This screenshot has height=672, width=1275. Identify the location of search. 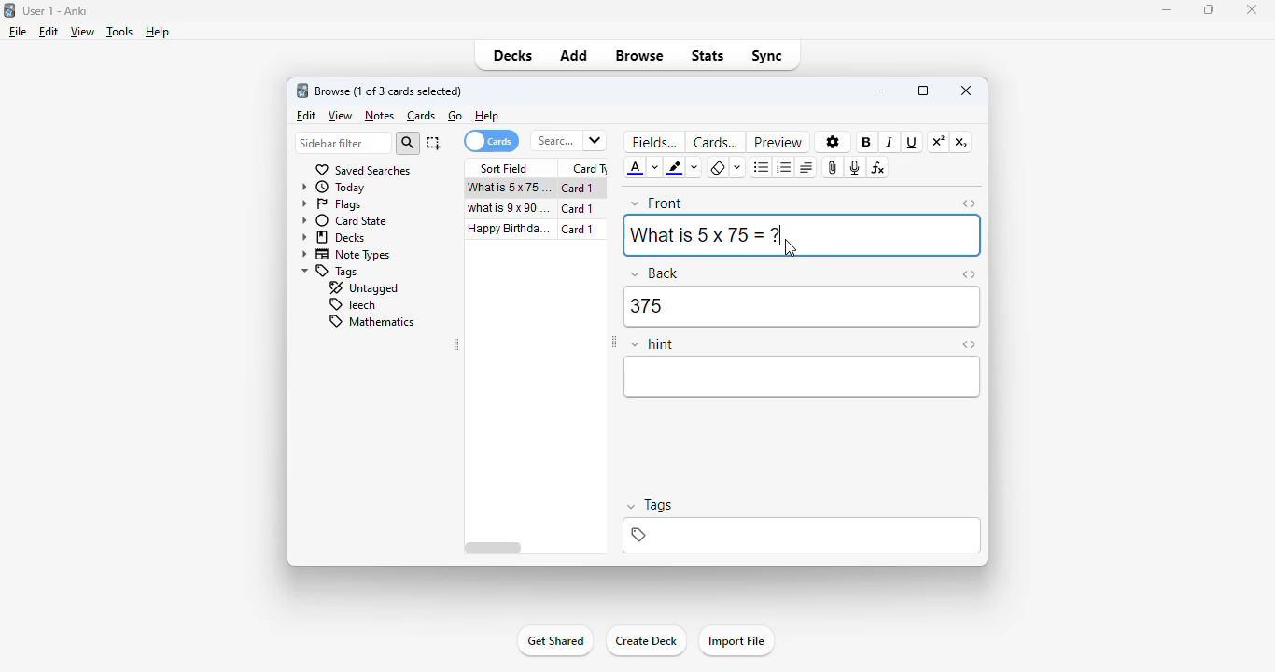
(408, 143).